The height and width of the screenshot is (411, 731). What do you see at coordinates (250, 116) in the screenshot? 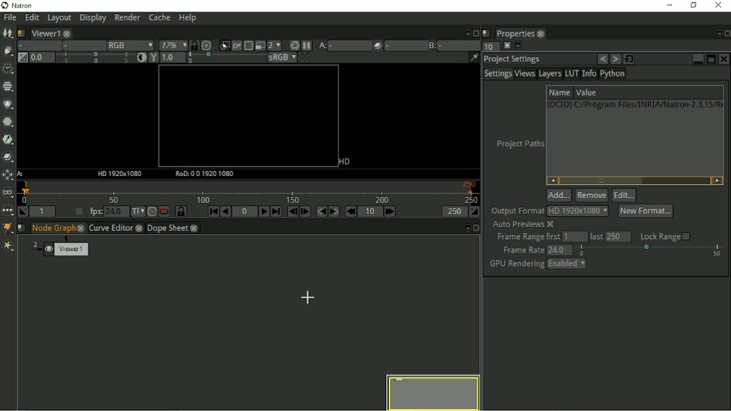
I see `Canvas` at bounding box center [250, 116].